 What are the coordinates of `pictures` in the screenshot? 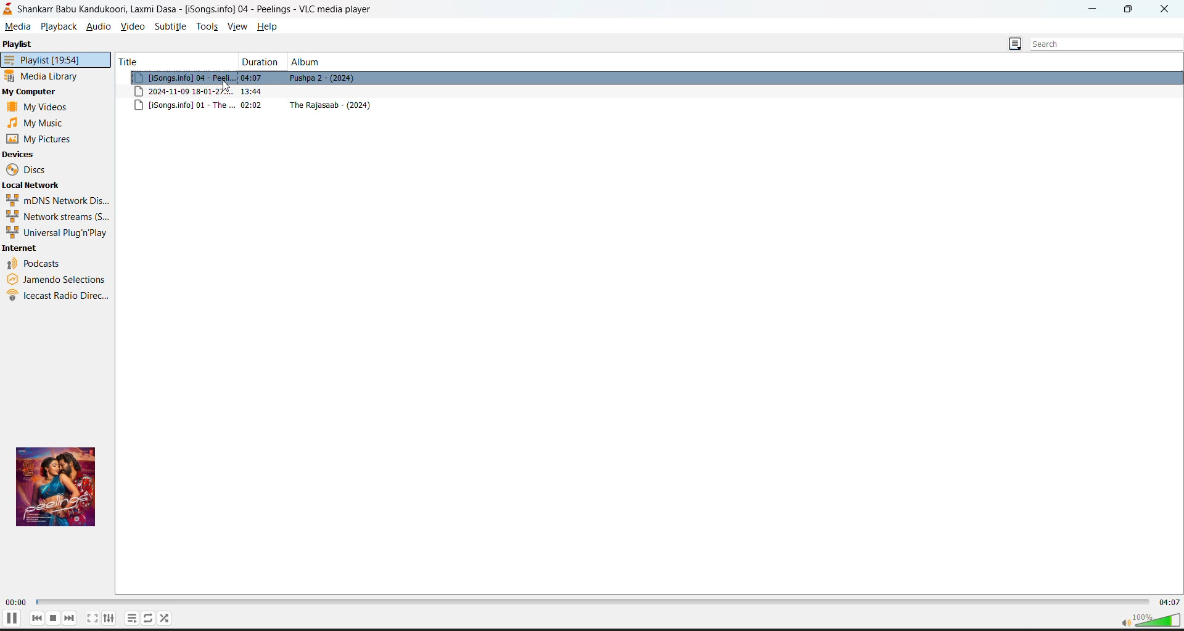 It's located at (41, 139).